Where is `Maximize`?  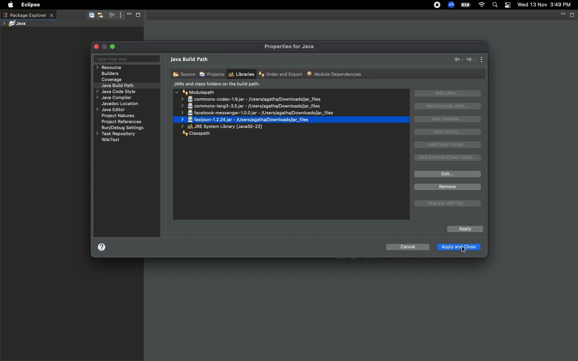 Maximize is located at coordinates (114, 47).